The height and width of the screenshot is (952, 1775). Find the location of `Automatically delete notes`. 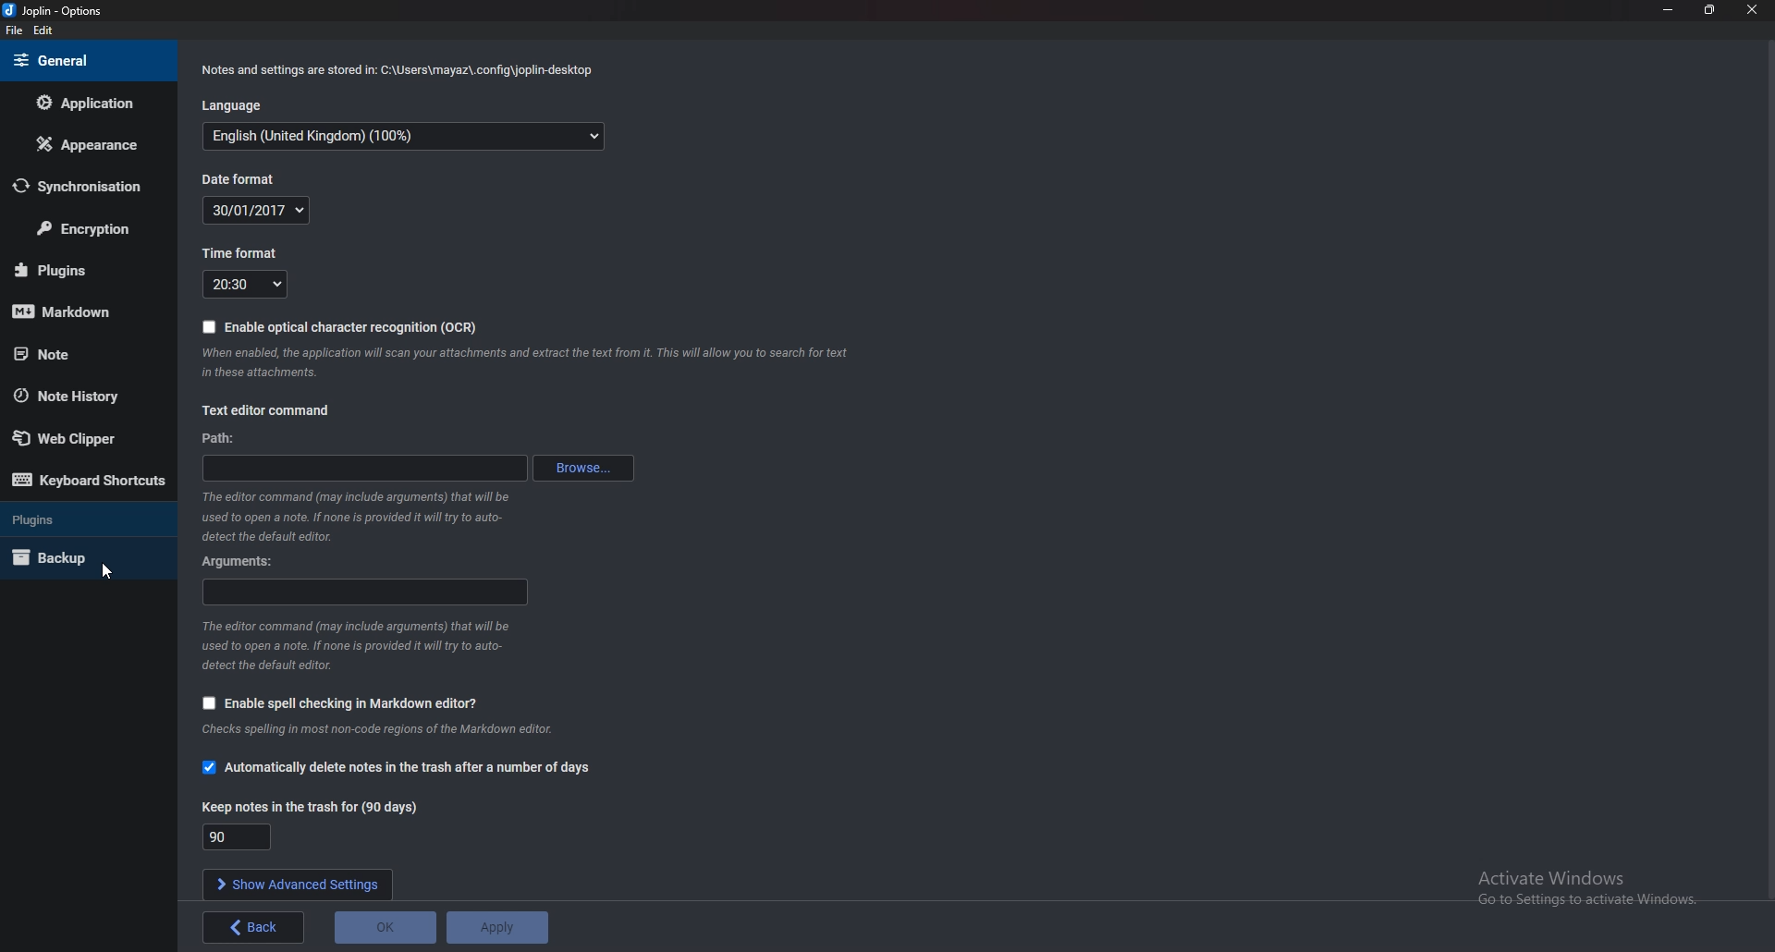

Automatically delete notes is located at coordinates (400, 766).